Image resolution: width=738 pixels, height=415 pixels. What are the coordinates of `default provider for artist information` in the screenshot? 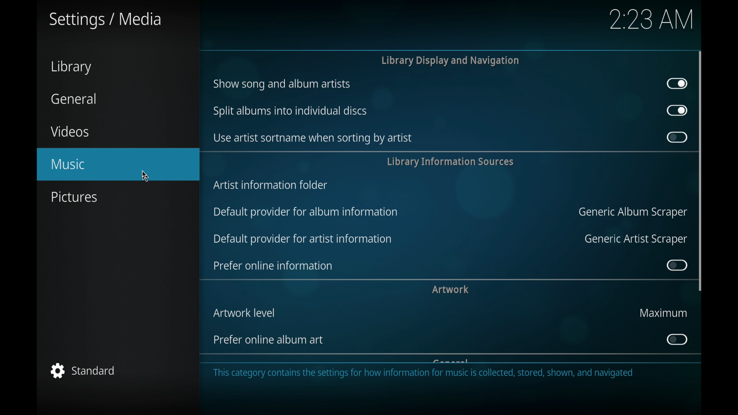 It's located at (302, 239).